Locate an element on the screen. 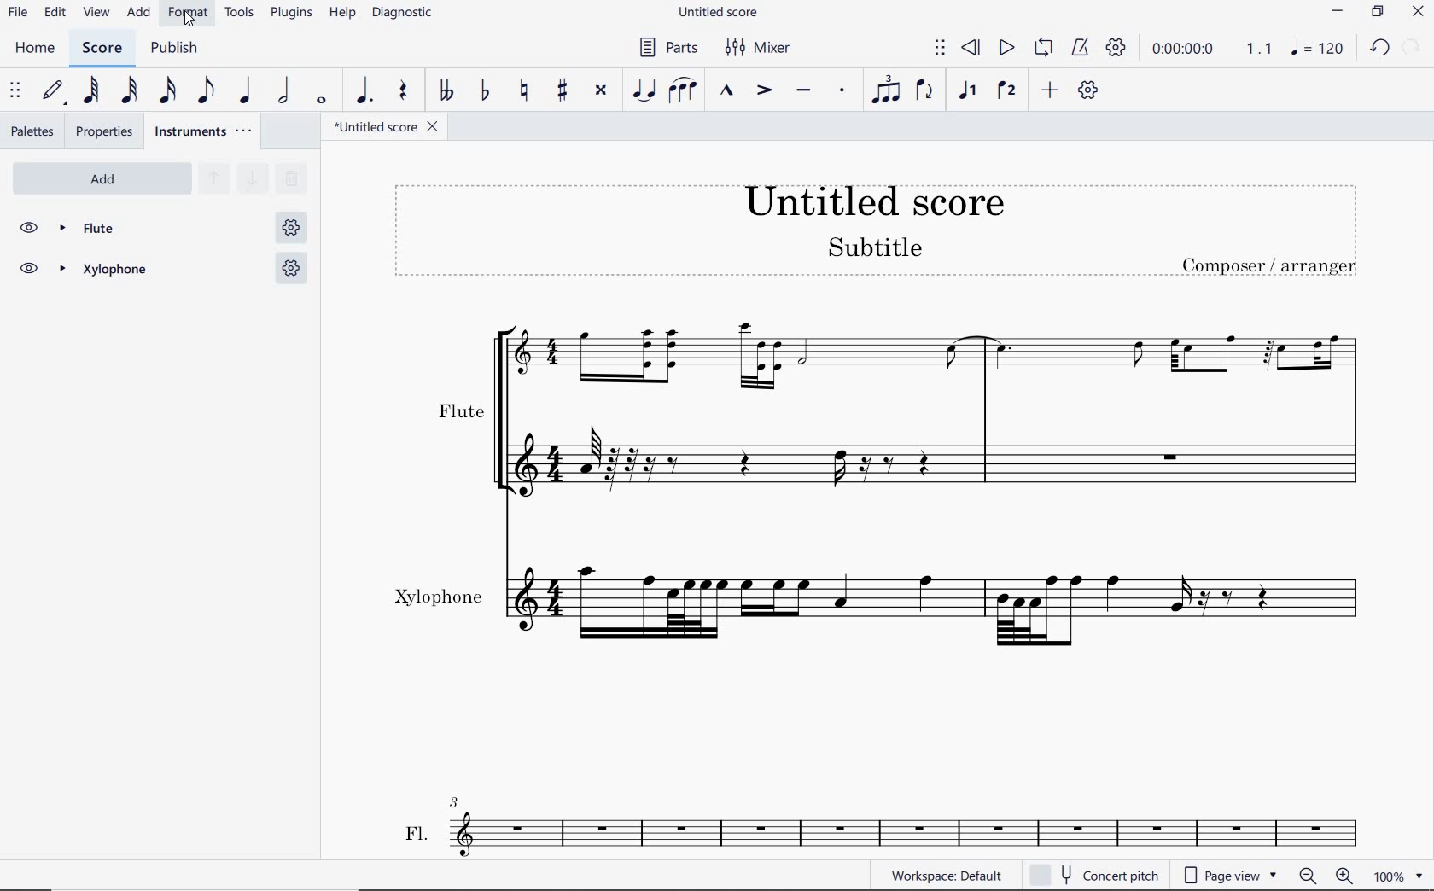  TIE is located at coordinates (645, 88).